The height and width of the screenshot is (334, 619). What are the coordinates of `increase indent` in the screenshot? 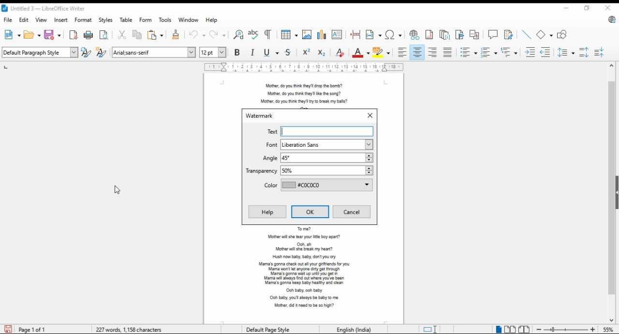 It's located at (530, 52).